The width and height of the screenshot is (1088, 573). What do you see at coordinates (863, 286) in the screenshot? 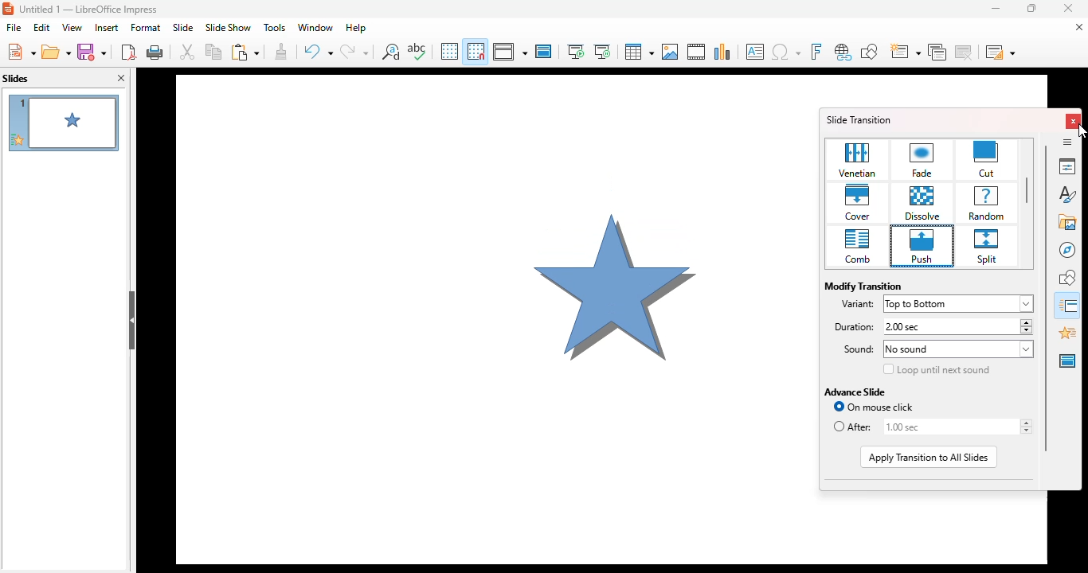
I see `modify transition` at bounding box center [863, 286].